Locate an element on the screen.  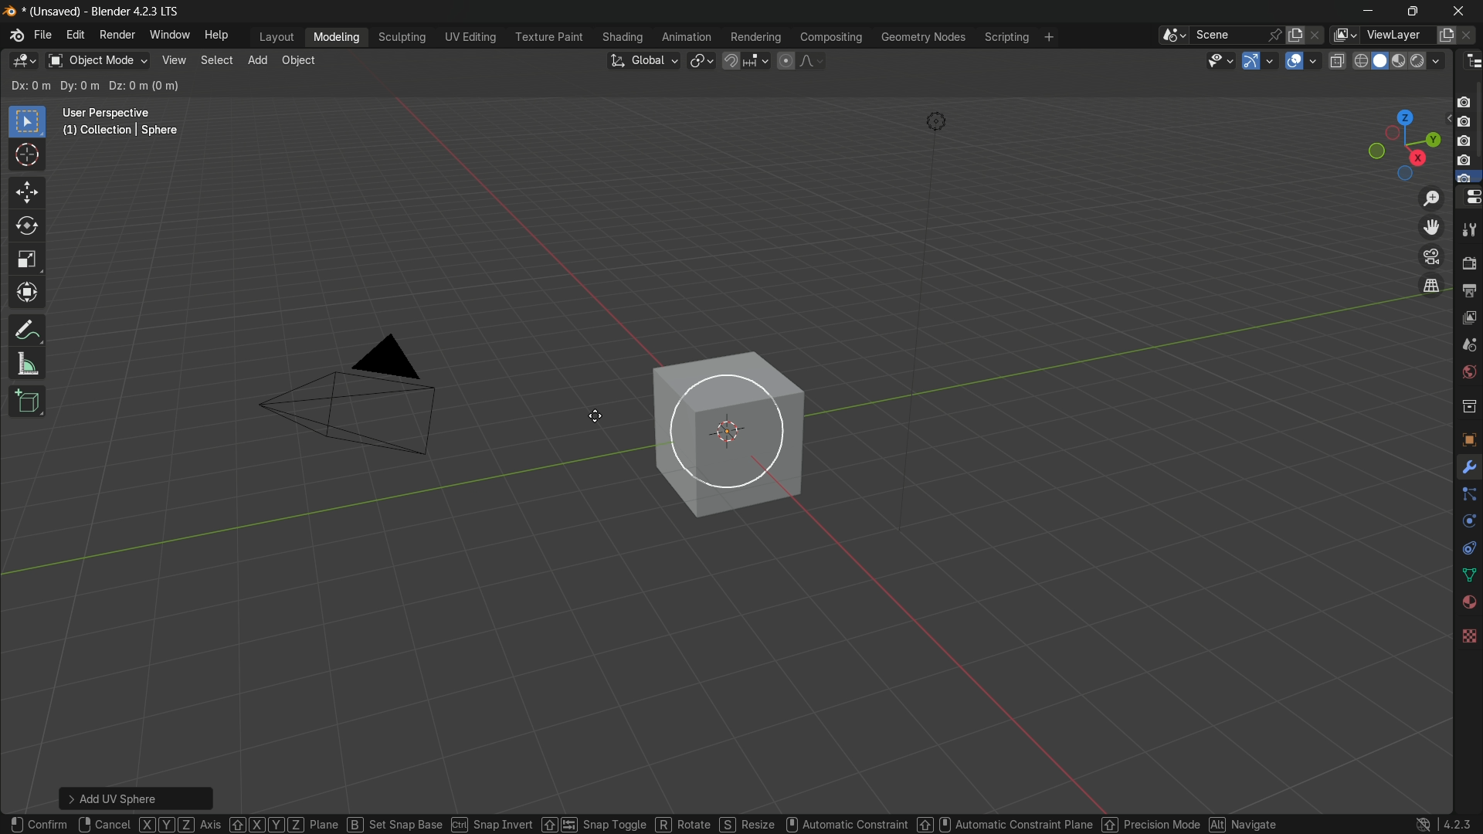
Cancel is located at coordinates (103, 825).